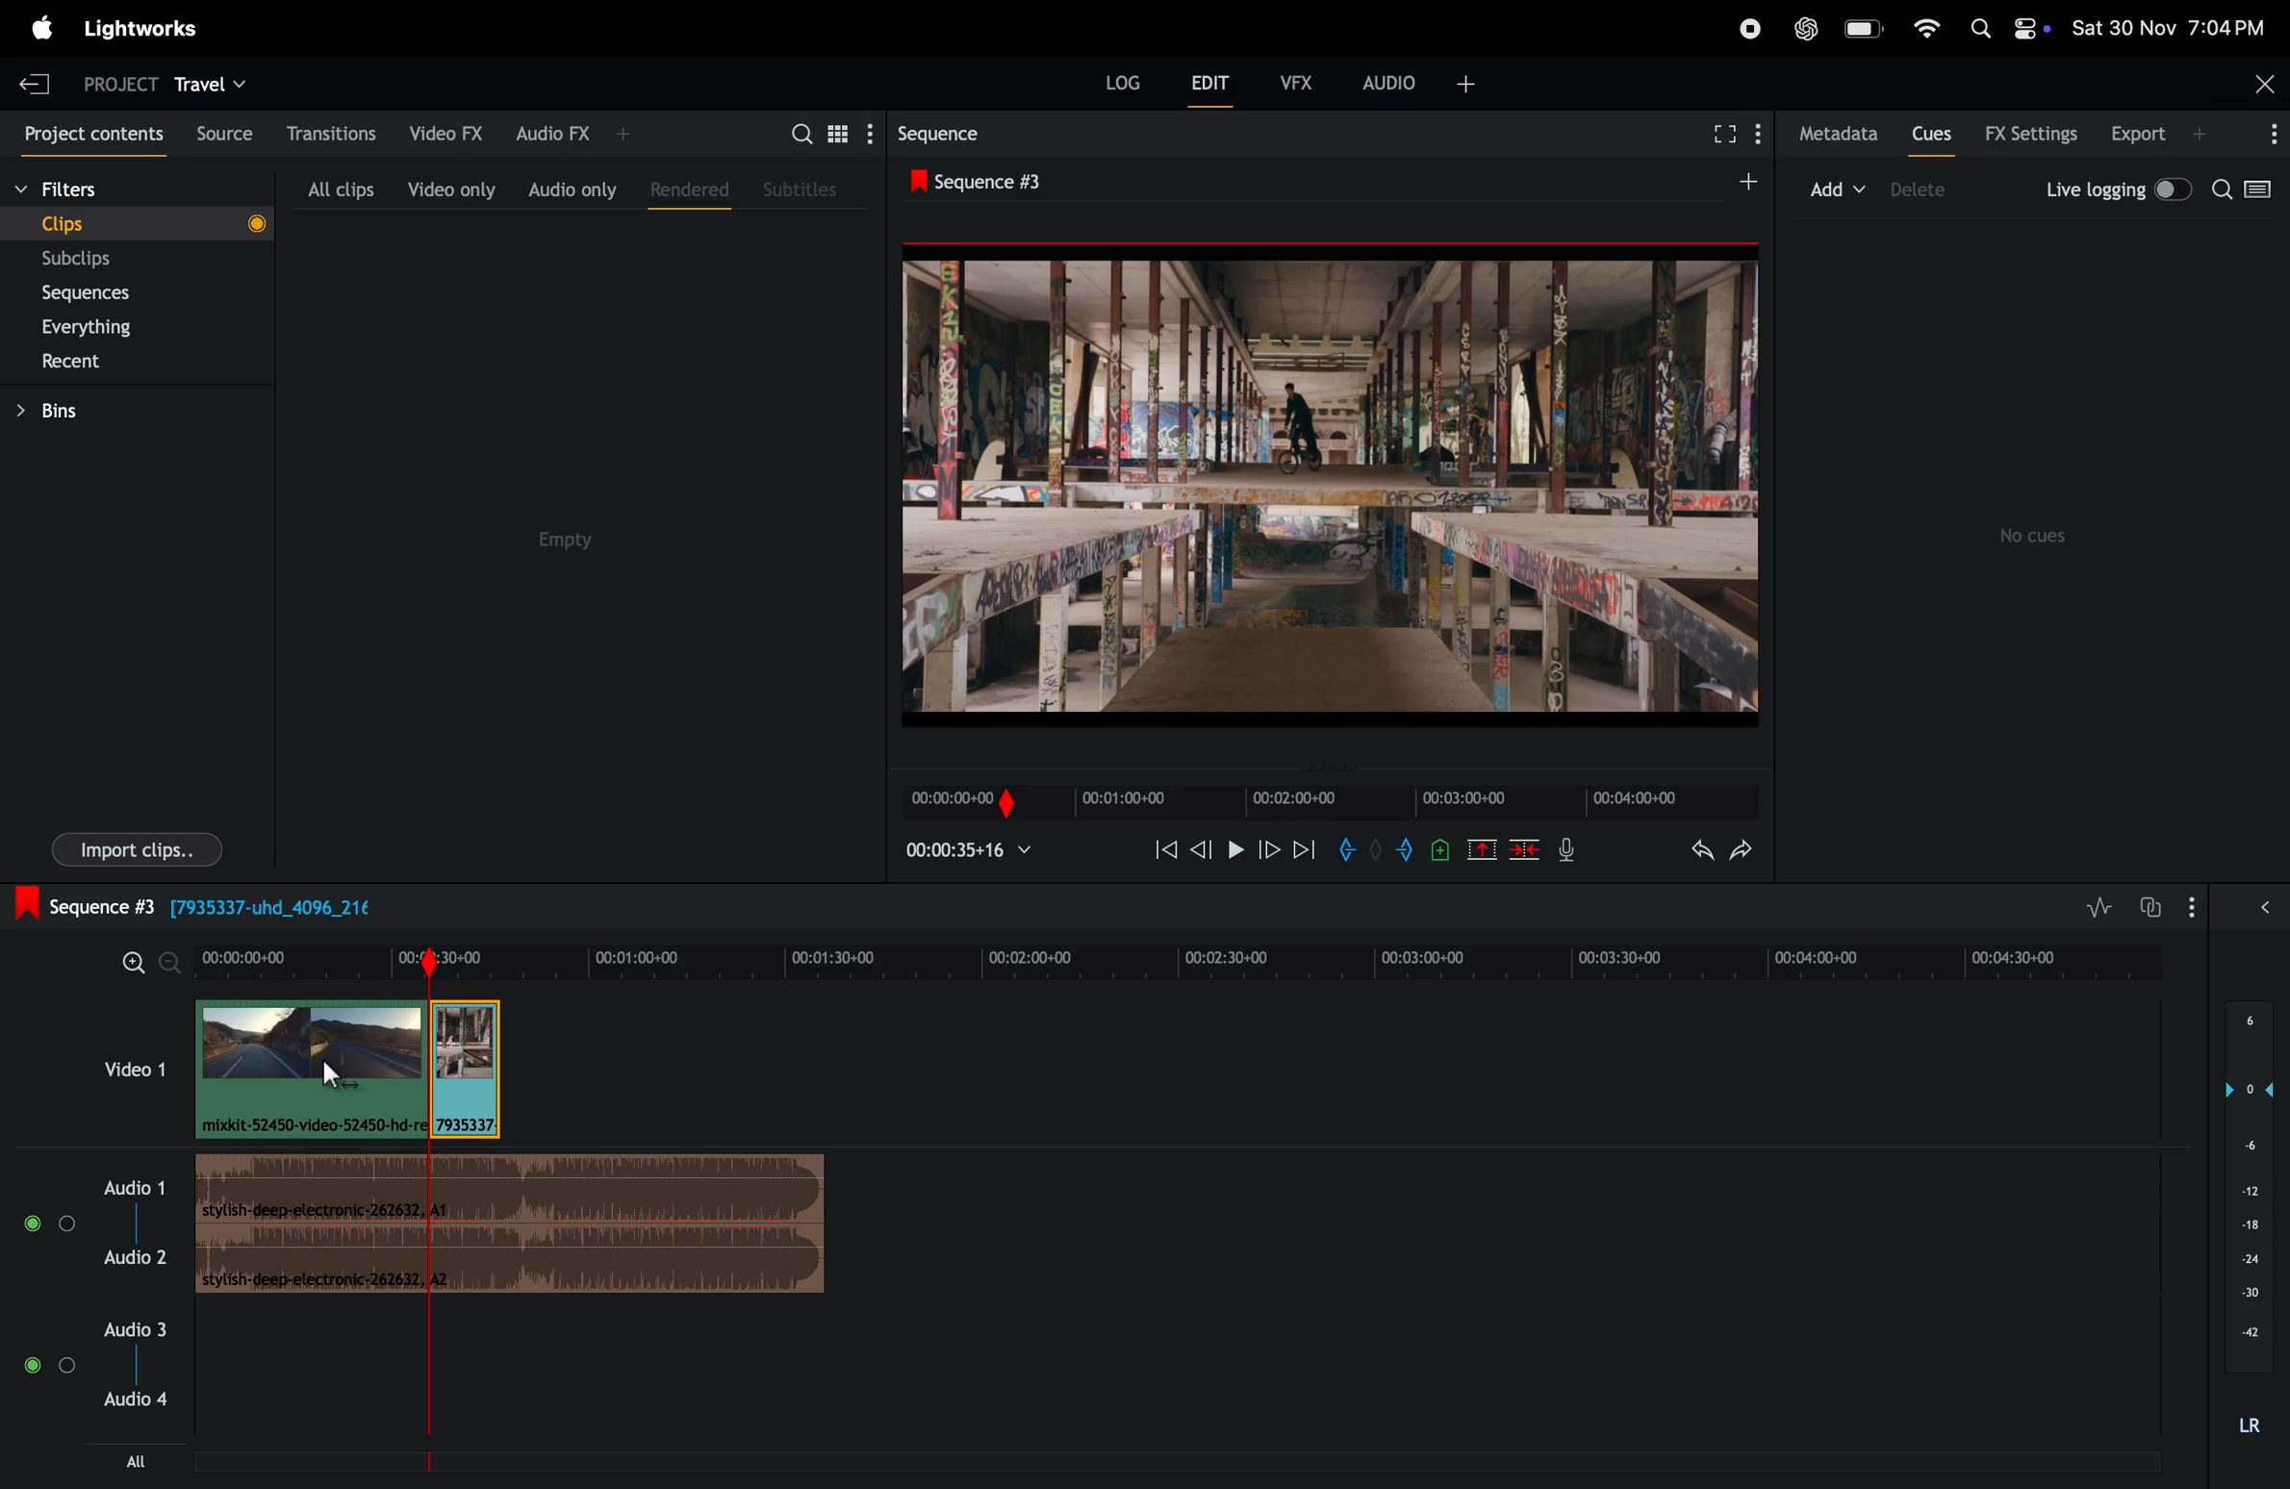 Image resolution: width=2290 pixels, height=1489 pixels. What do you see at coordinates (137, 847) in the screenshot?
I see `import clips` at bounding box center [137, 847].